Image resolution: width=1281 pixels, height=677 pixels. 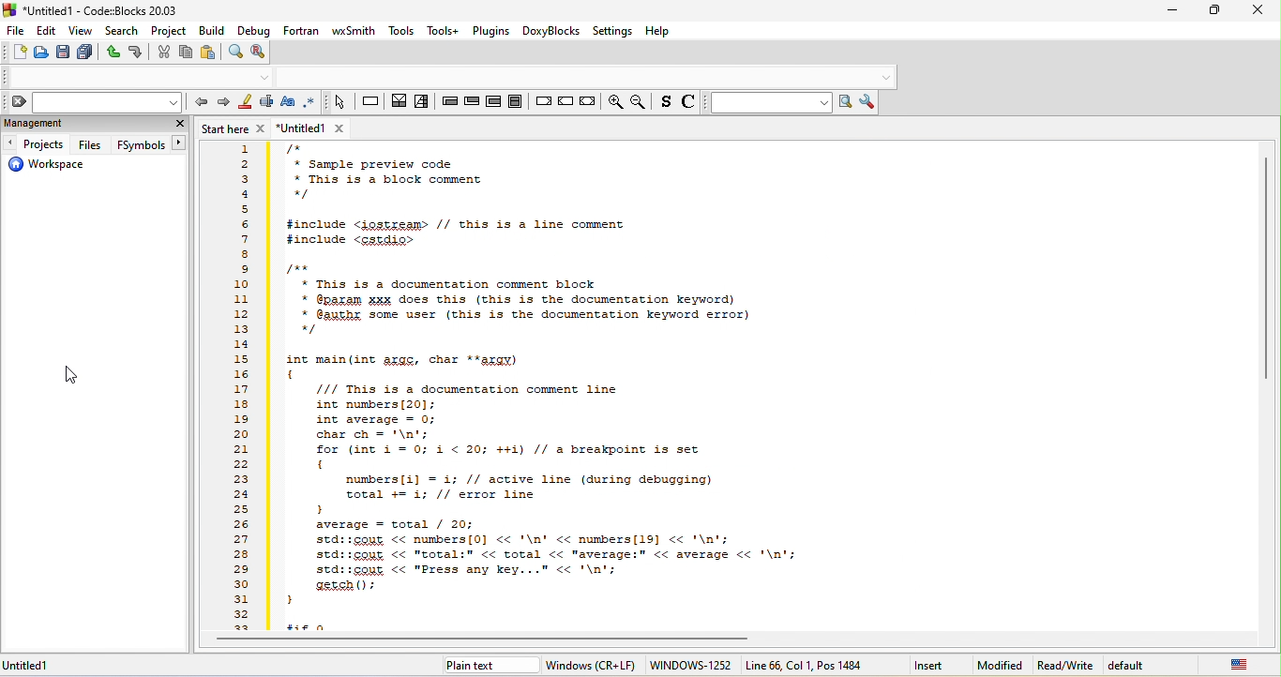 I want to click on management, so click(x=80, y=125).